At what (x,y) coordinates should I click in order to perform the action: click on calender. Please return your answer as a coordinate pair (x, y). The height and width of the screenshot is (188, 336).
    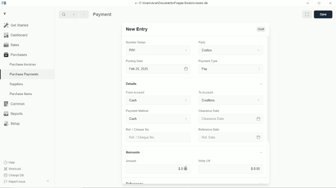
    Looking at the image, I should click on (259, 137).